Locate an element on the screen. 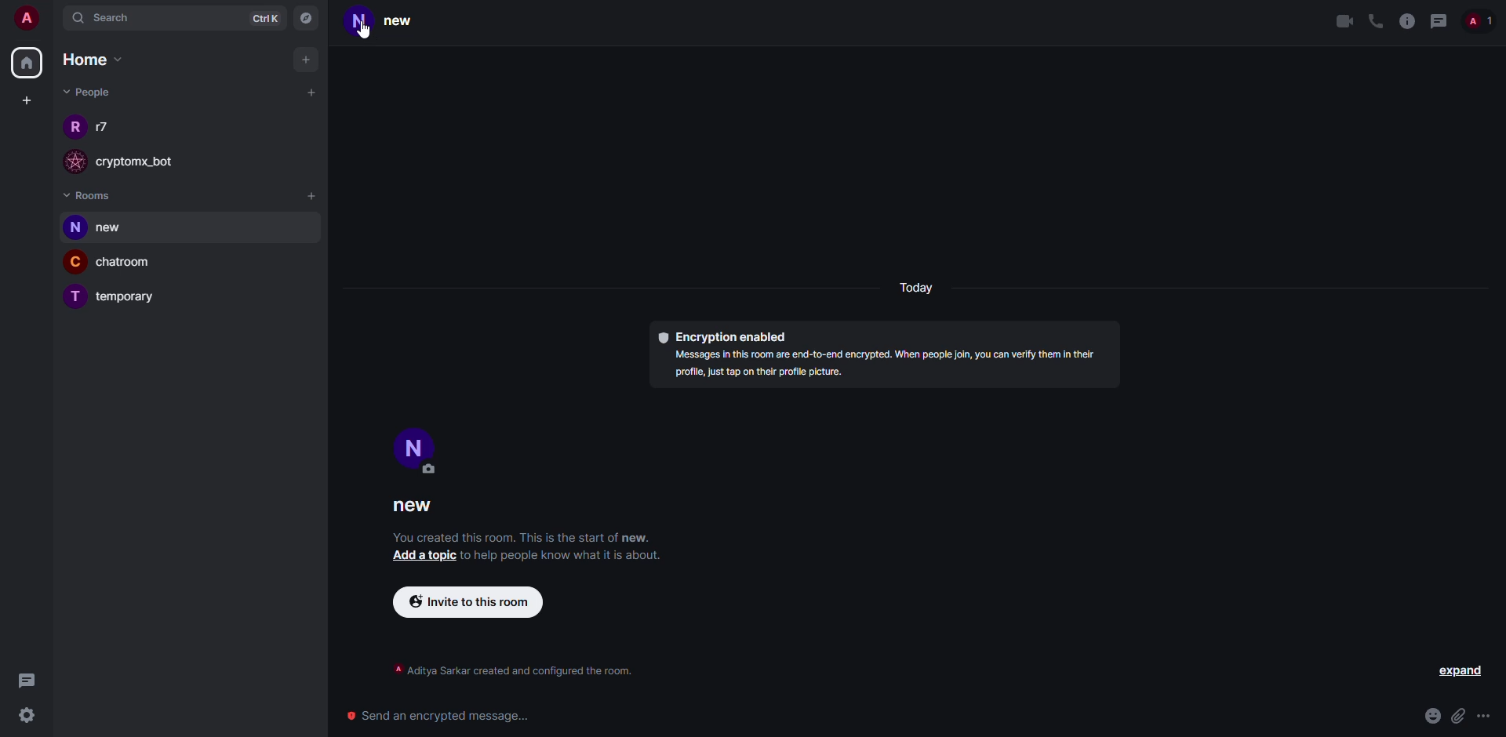 The image size is (1506, 737). profile image is located at coordinates (72, 228).